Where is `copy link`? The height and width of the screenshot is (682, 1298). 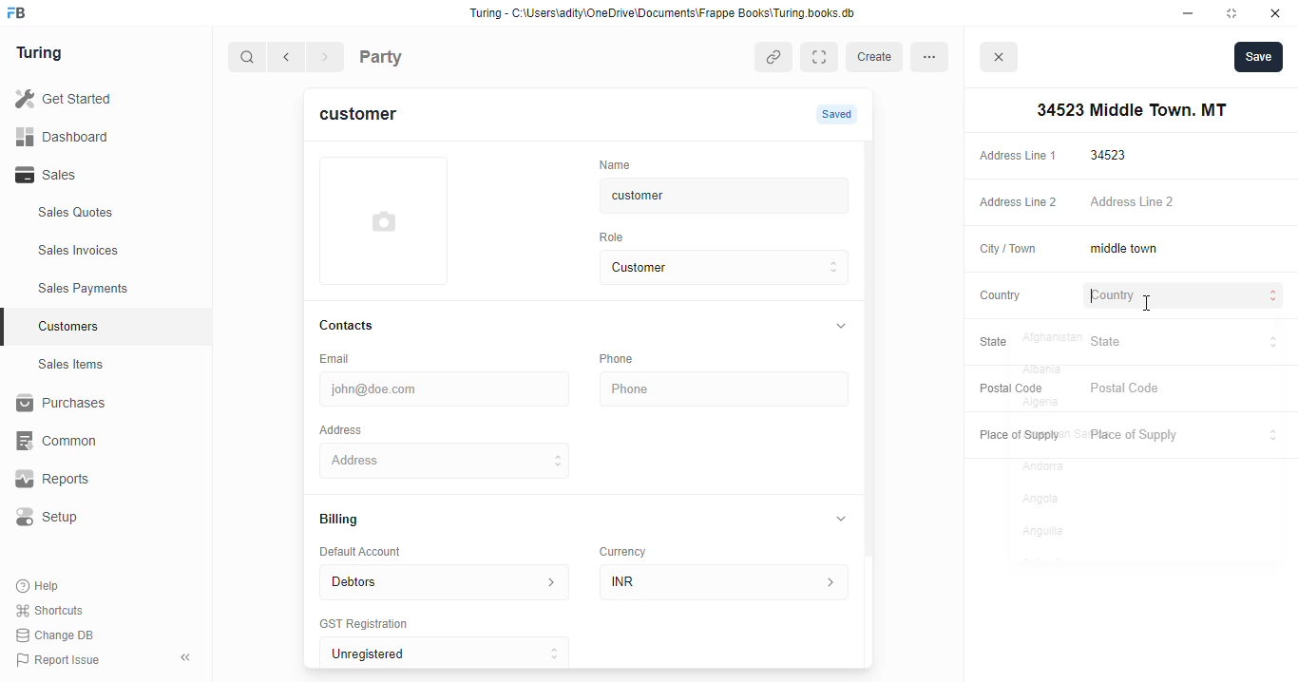
copy link is located at coordinates (775, 59).